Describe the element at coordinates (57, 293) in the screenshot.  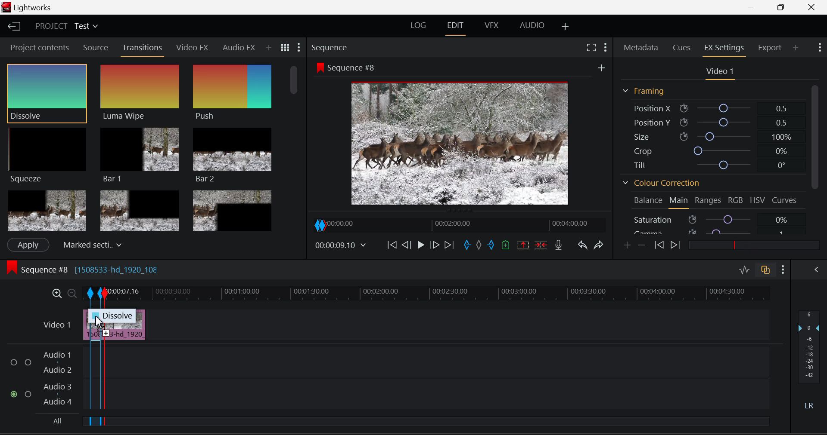
I see `Timeline Zoom In` at that location.